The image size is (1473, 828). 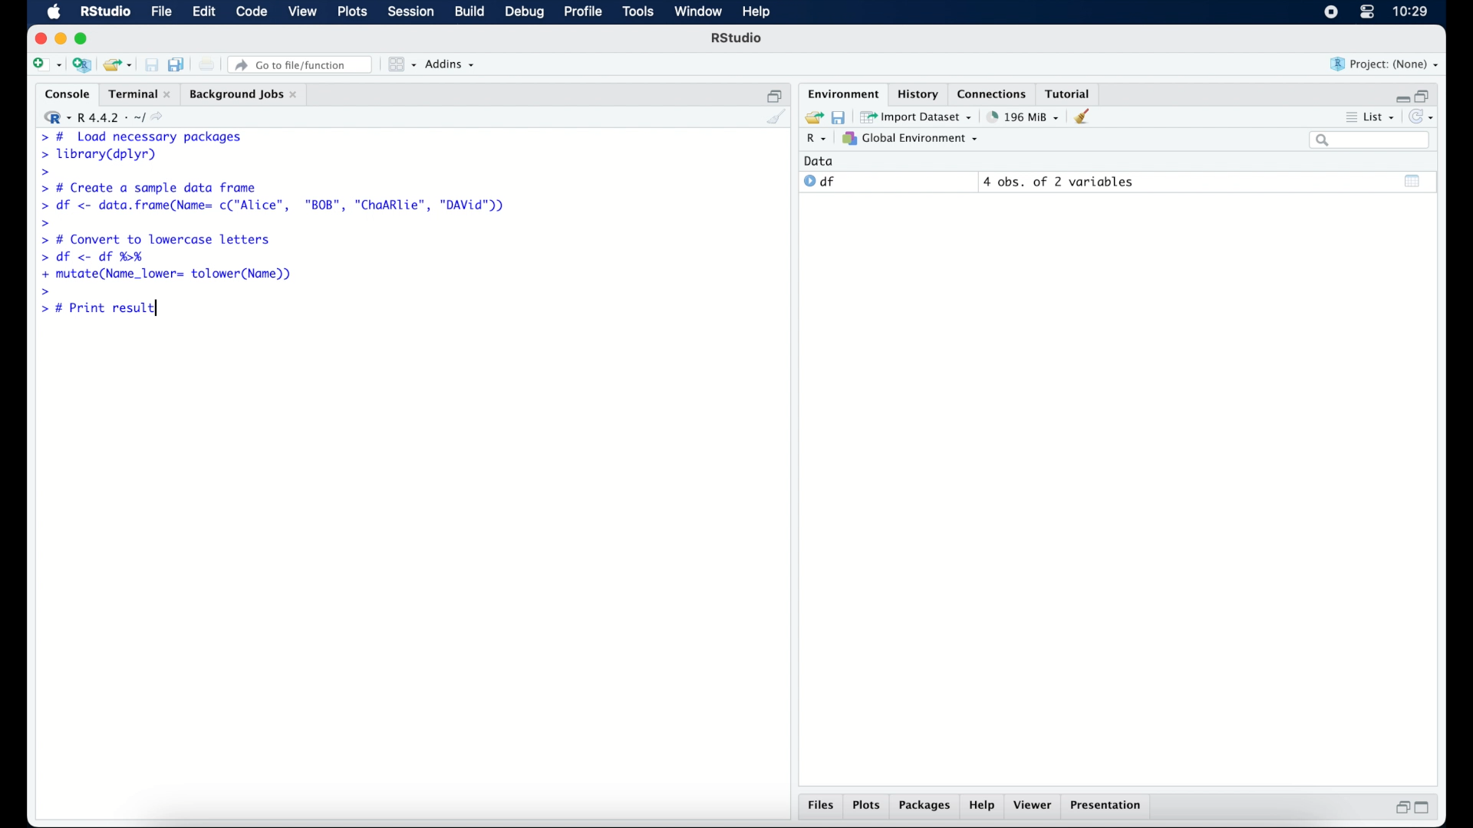 I want to click on list, so click(x=1369, y=119).